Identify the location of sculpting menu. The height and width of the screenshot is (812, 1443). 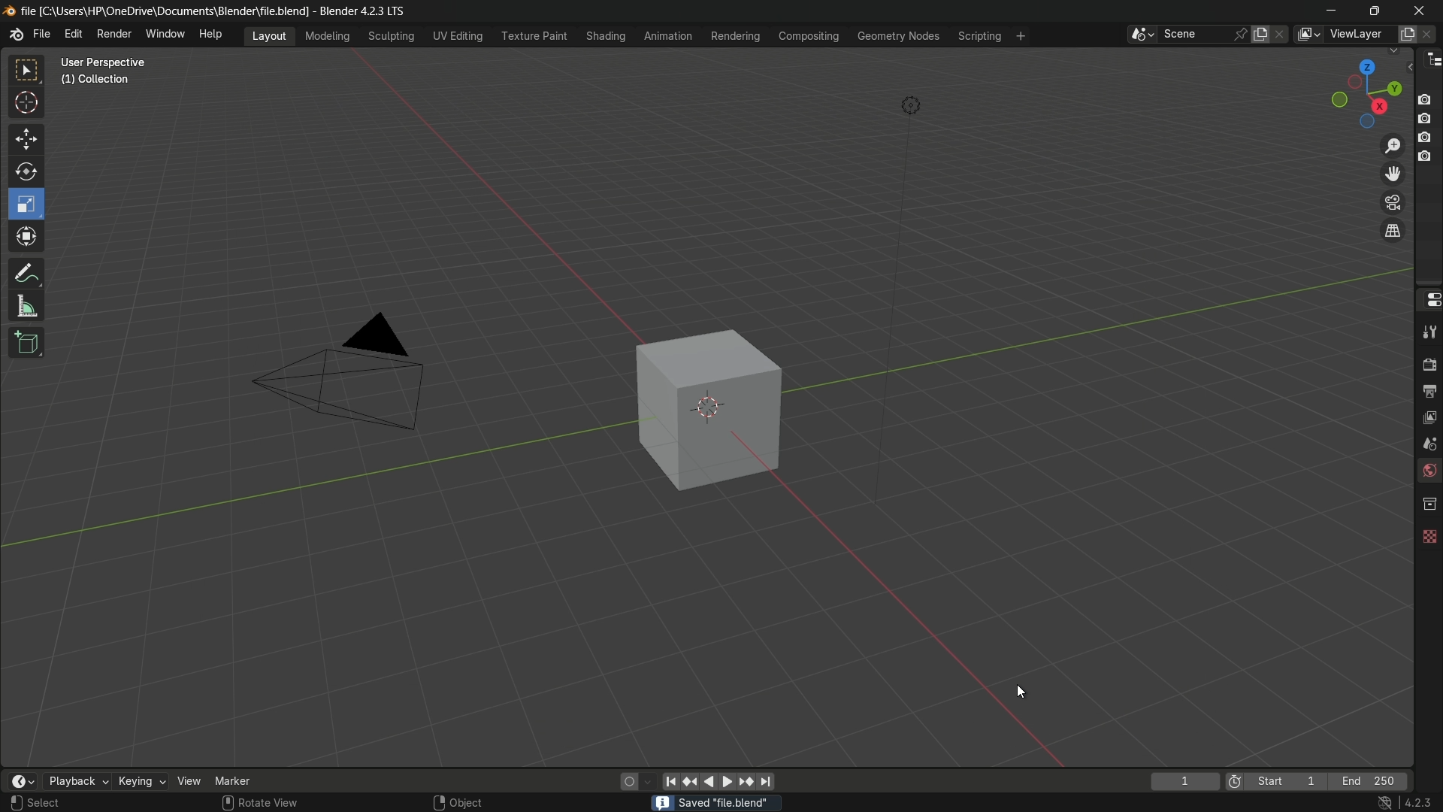
(388, 36).